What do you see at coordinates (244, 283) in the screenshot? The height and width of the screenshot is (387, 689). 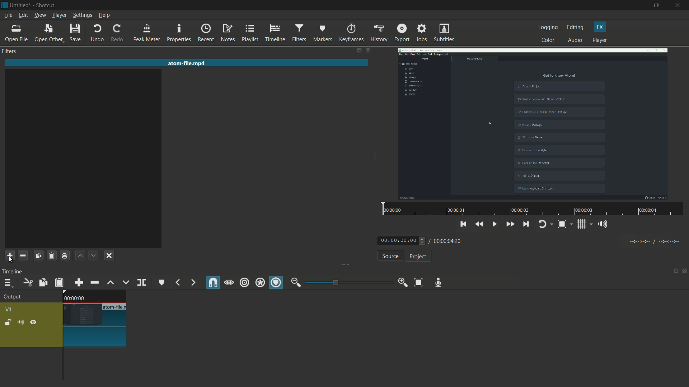 I see `ripple` at bounding box center [244, 283].